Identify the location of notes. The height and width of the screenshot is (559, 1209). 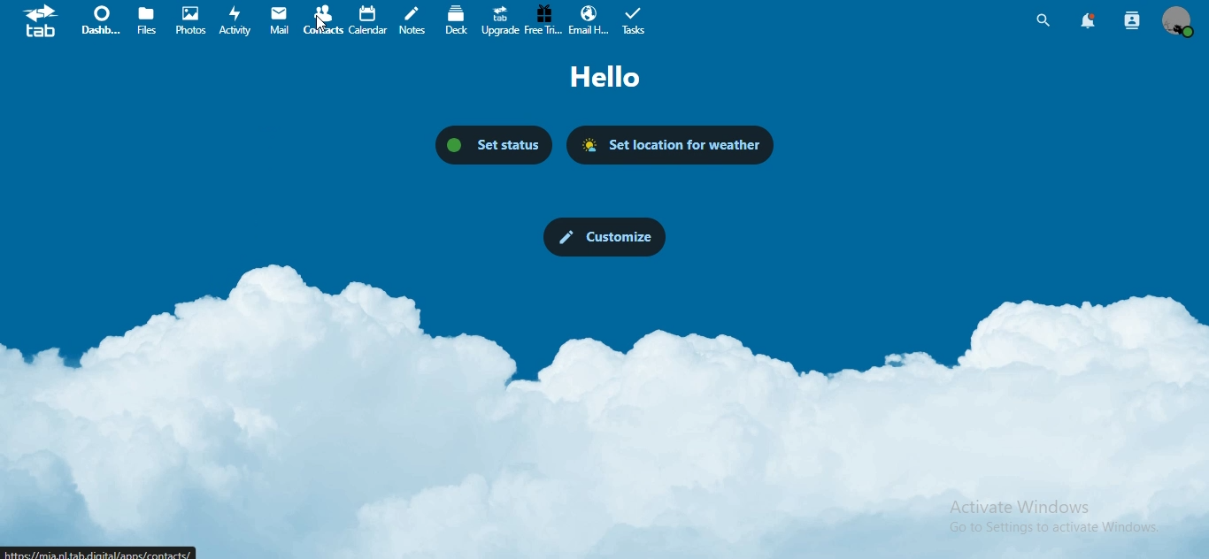
(412, 20).